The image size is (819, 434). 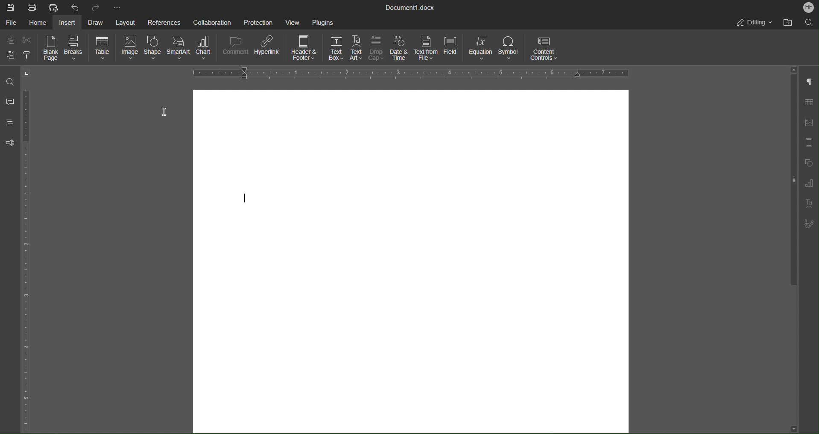 What do you see at coordinates (209, 21) in the screenshot?
I see `Collaboration` at bounding box center [209, 21].